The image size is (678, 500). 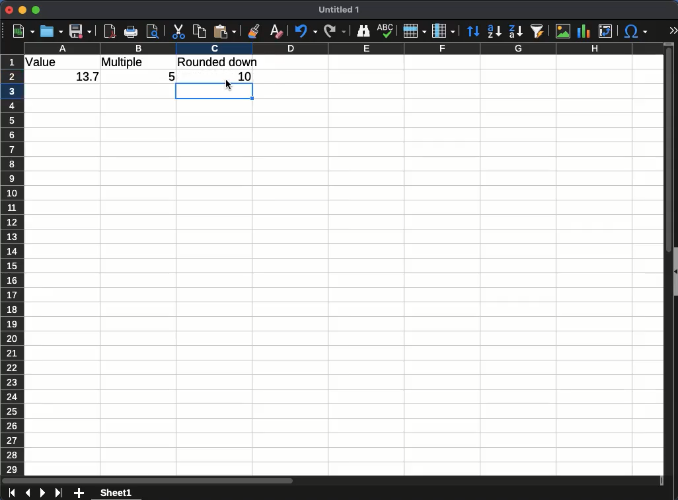 I want to click on 13.7, so click(x=85, y=78).